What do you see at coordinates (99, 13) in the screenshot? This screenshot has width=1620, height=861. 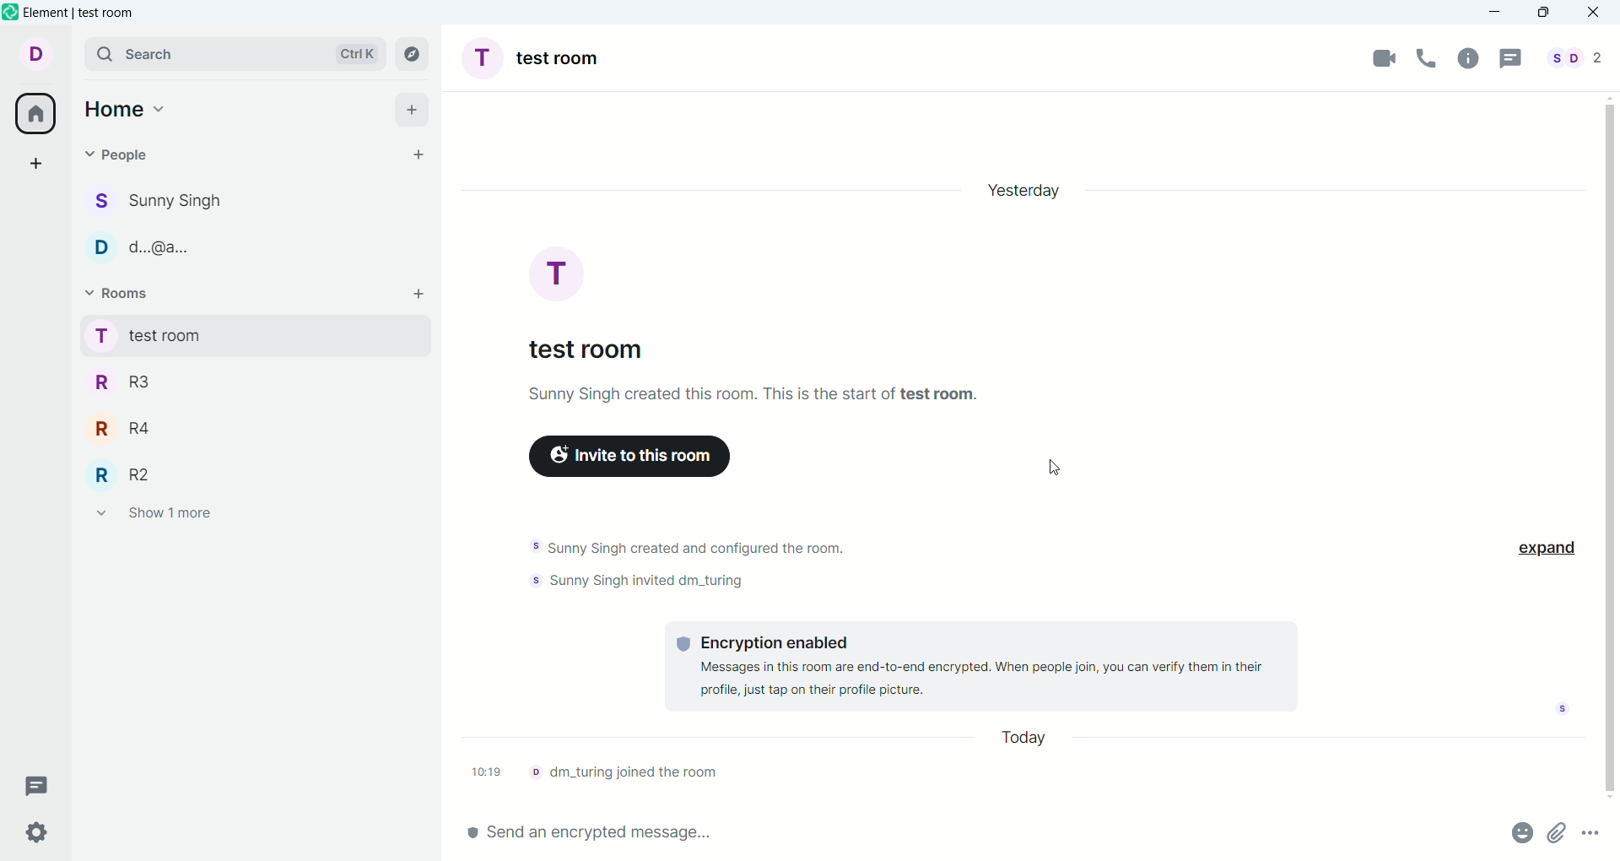 I see `element` at bounding box center [99, 13].